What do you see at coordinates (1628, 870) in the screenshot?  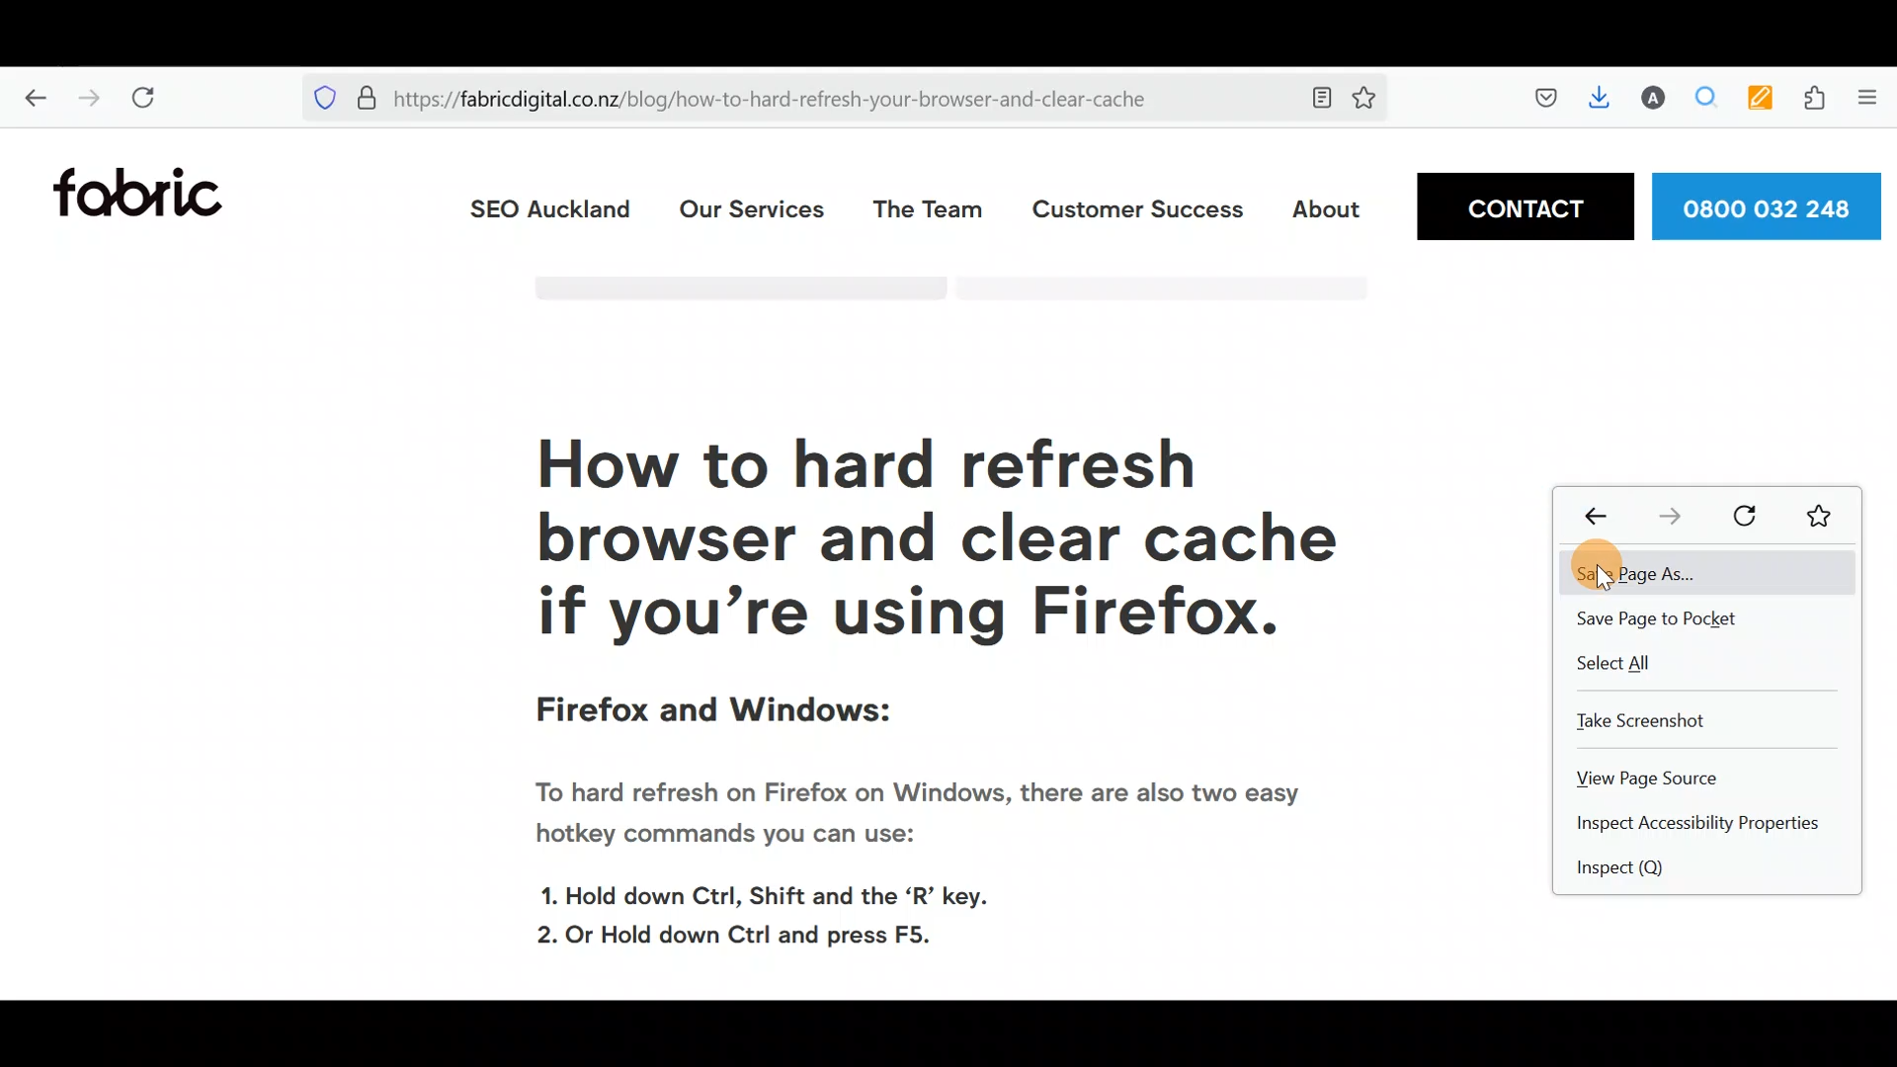 I see `Inspect` at bounding box center [1628, 870].